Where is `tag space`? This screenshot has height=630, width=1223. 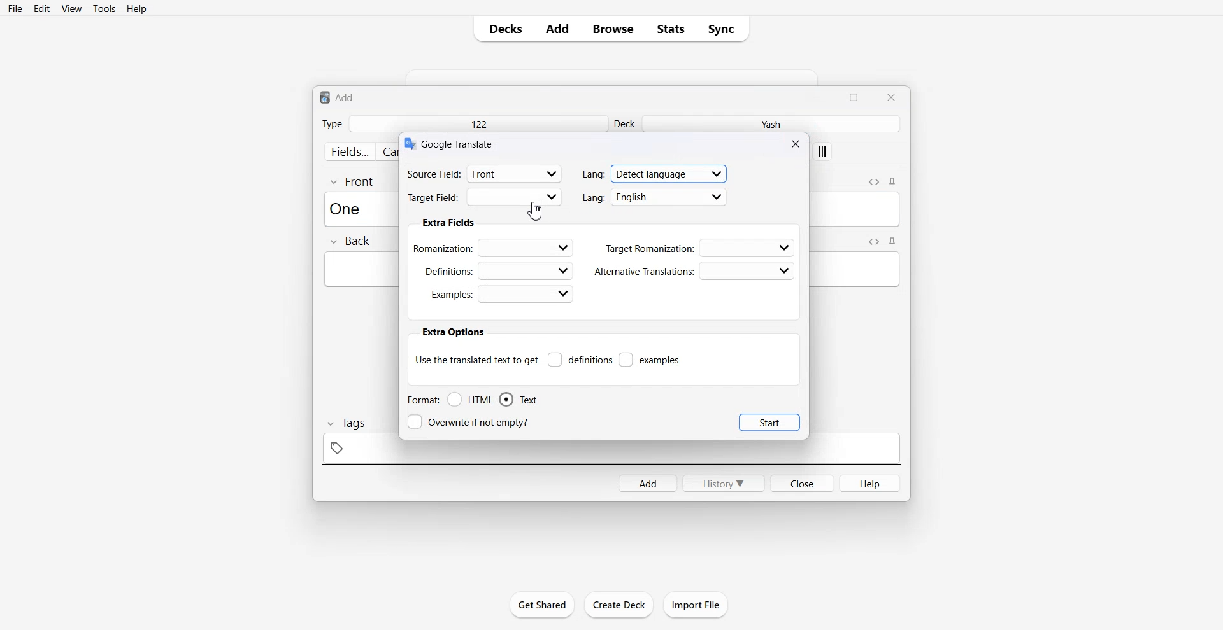 tag space is located at coordinates (611, 452).